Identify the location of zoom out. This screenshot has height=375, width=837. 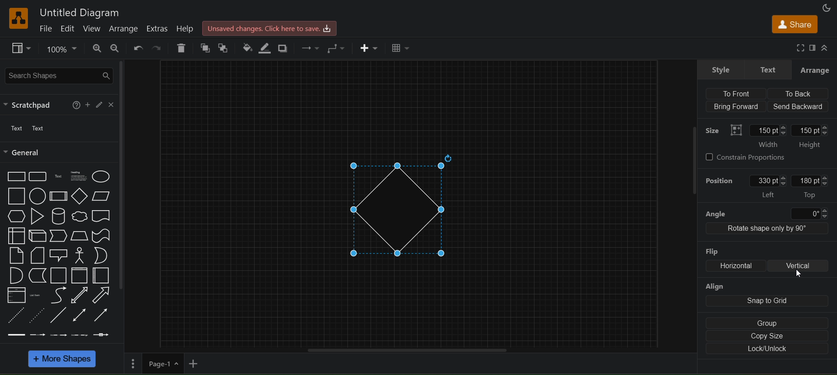
(116, 48).